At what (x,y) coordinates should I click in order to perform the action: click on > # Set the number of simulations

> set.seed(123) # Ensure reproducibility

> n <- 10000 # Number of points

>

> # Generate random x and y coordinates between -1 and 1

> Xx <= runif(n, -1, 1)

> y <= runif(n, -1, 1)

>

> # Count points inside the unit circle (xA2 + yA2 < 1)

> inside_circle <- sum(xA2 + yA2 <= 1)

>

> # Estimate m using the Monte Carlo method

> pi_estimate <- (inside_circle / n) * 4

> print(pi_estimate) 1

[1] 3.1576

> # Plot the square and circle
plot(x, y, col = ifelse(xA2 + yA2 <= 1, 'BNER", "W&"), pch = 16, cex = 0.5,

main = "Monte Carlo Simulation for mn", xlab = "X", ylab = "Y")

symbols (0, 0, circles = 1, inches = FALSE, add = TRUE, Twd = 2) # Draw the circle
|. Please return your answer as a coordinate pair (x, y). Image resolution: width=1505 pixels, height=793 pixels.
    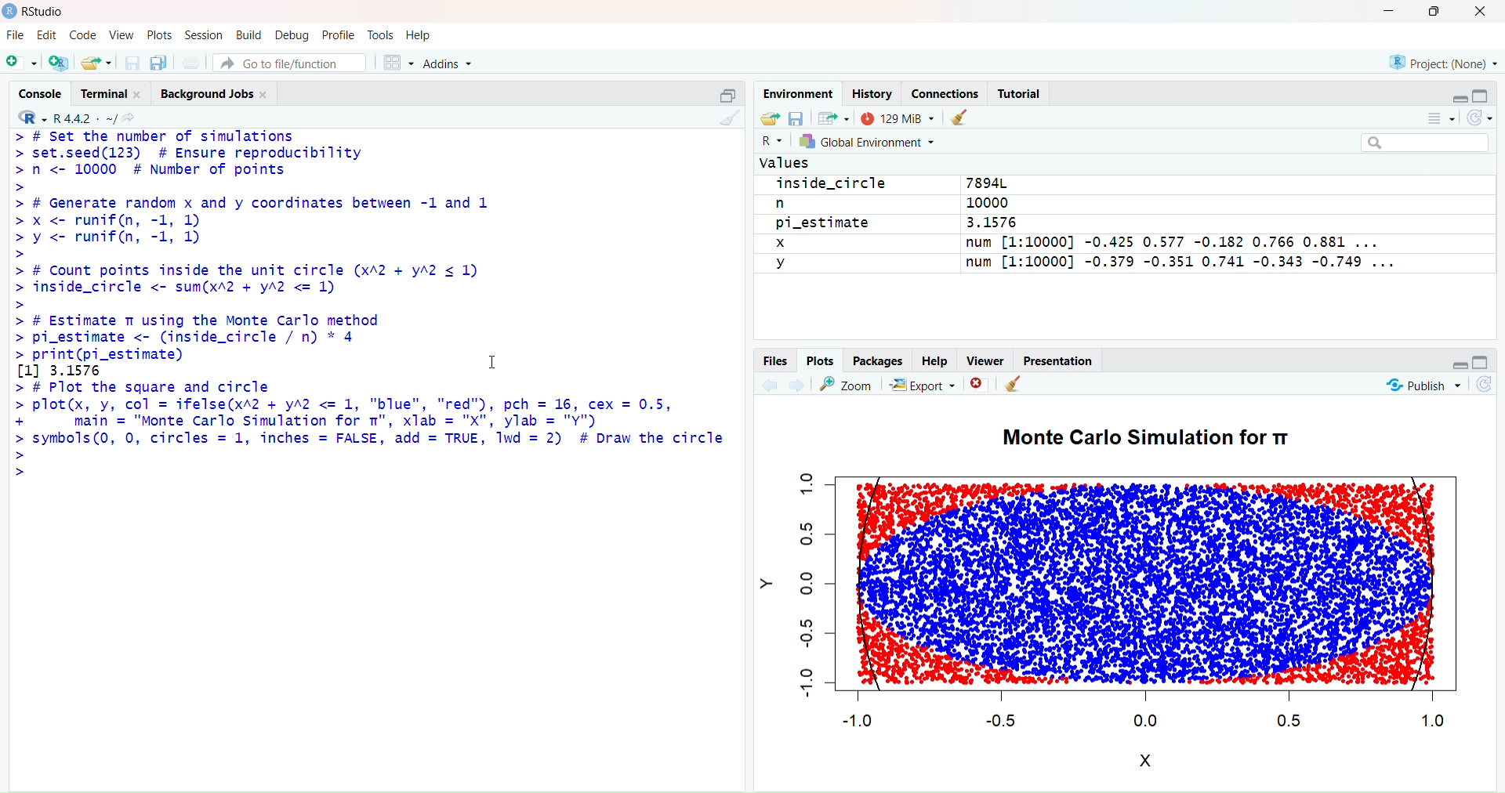
    Looking at the image, I should click on (365, 302).